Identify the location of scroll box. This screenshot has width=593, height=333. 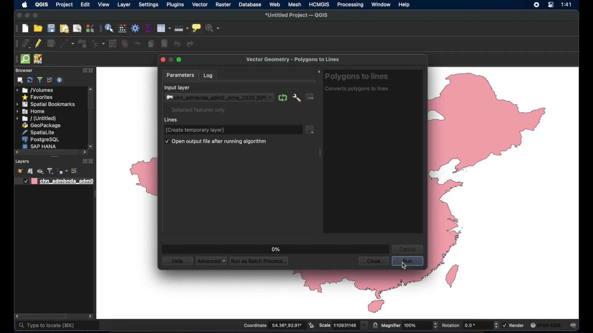
(44, 316).